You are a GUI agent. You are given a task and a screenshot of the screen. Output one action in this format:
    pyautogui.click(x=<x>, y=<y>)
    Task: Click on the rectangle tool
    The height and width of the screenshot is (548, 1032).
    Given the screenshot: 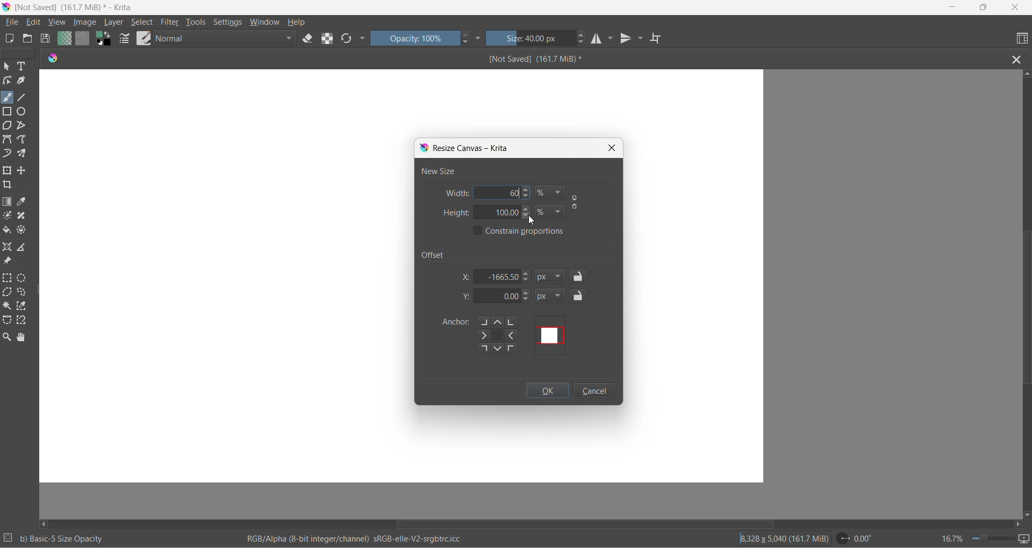 What is the action you would take?
    pyautogui.click(x=9, y=111)
    